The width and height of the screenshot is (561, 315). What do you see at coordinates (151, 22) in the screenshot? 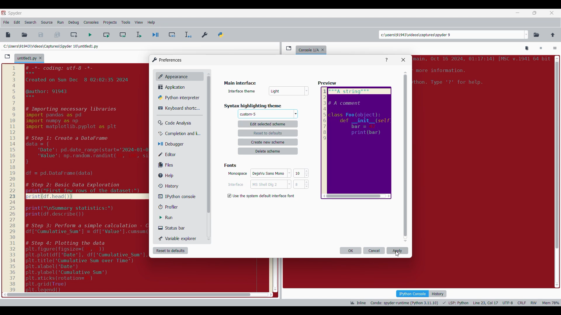
I see `Help menu` at bounding box center [151, 22].